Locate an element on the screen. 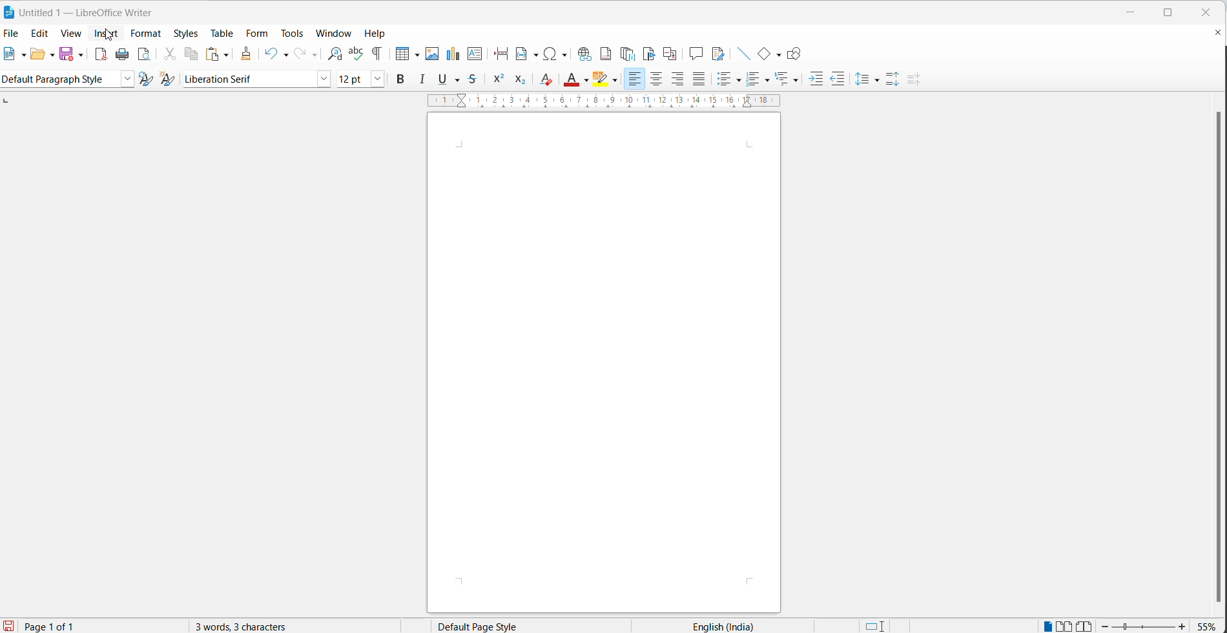  window is located at coordinates (334, 34).